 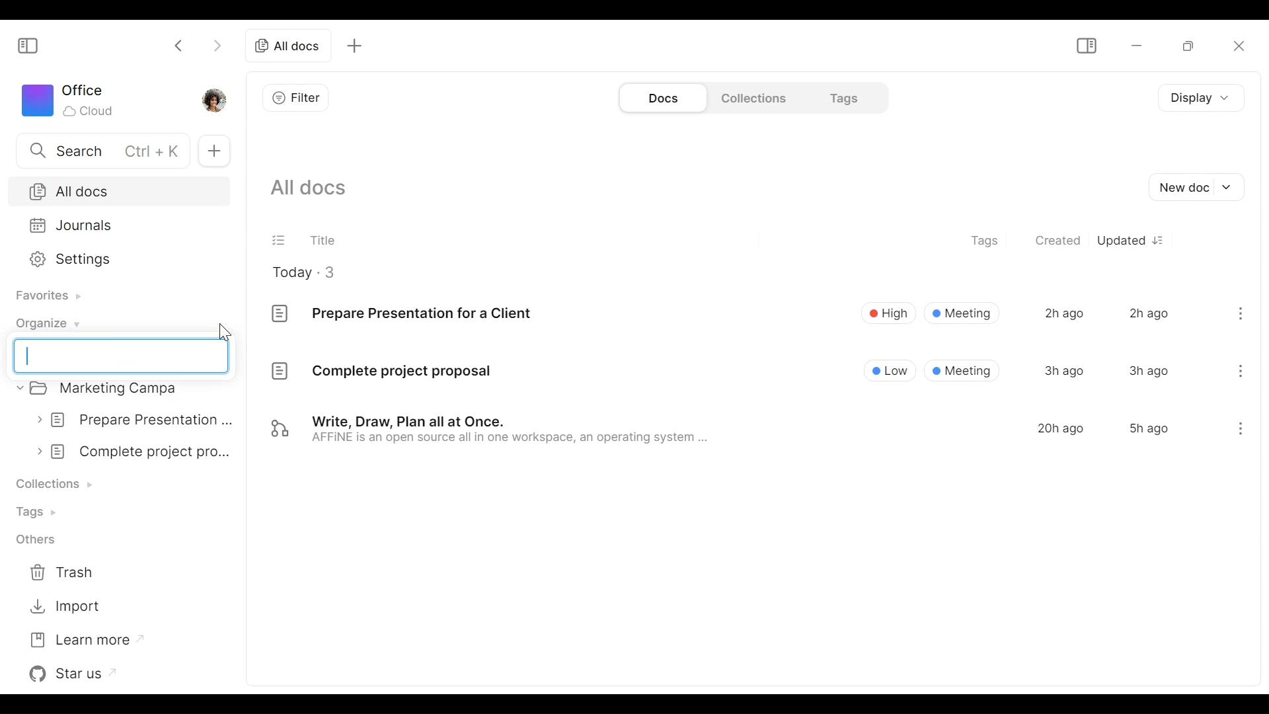 What do you see at coordinates (110, 390) in the screenshot?
I see `Marketing campa` at bounding box center [110, 390].